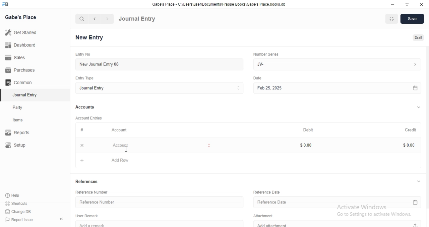 The width and height of the screenshot is (429, 227). Describe the element at coordinates (61, 219) in the screenshot. I see `collapse sidebar` at that location.